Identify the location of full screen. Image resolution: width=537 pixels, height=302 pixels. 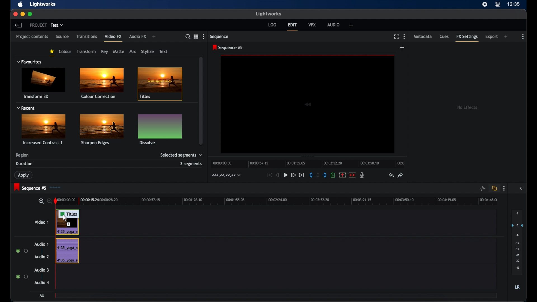
(396, 37).